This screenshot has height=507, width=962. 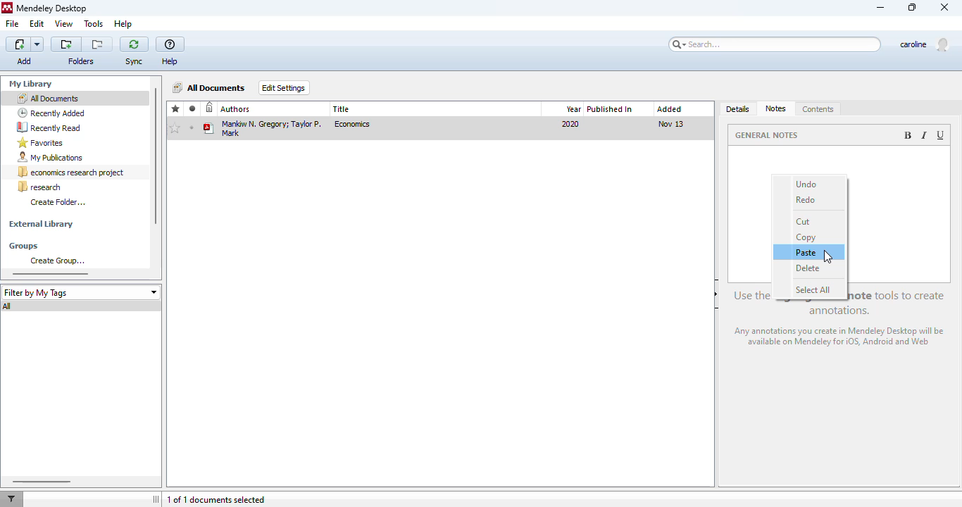 What do you see at coordinates (39, 187) in the screenshot?
I see `research` at bounding box center [39, 187].